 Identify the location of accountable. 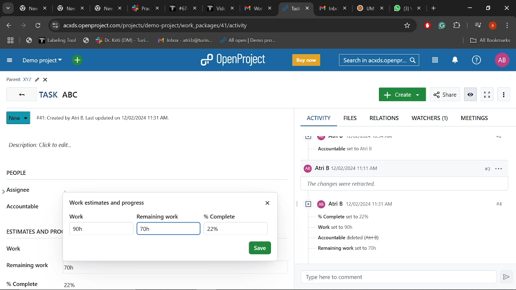
(347, 149).